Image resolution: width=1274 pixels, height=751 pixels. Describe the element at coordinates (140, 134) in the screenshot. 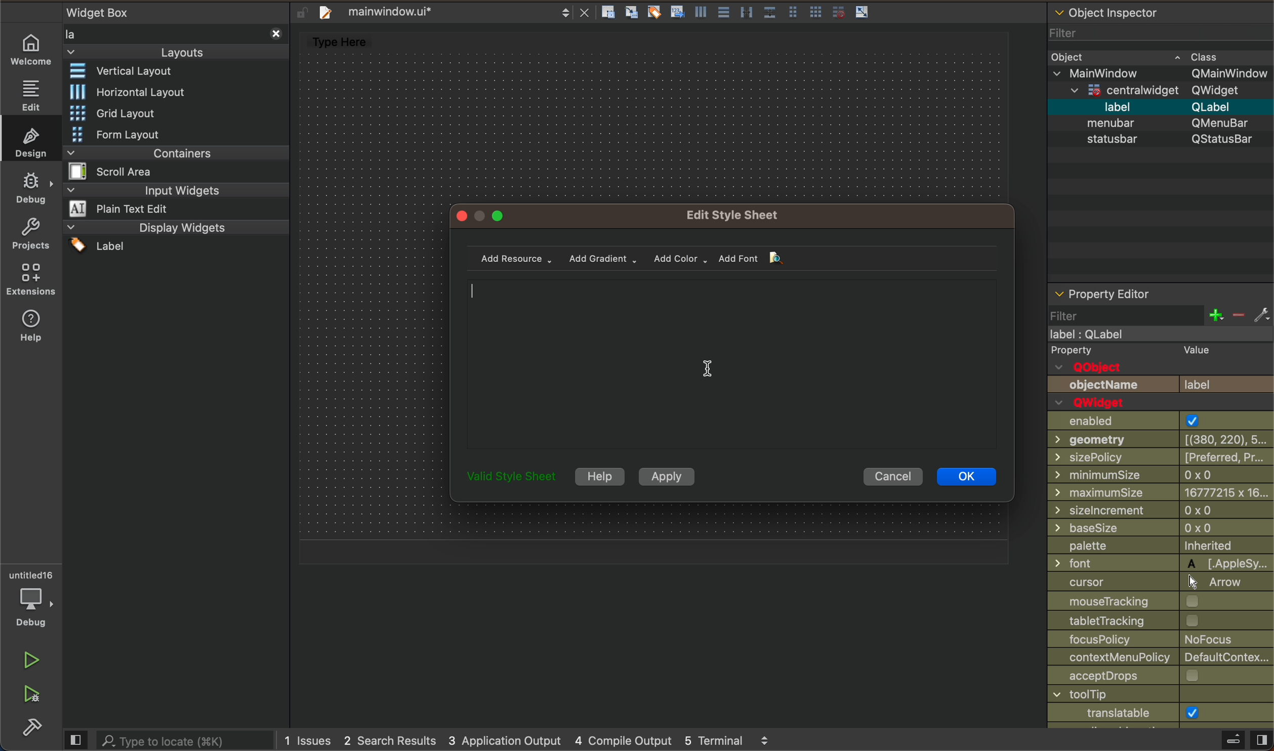

I see `form layout` at that location.